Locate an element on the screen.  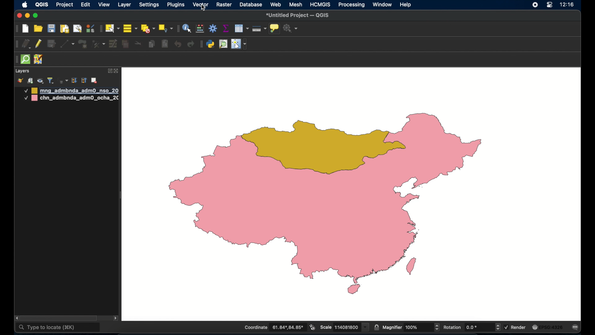
filter legend by expression is located at coordinates (62, 80).